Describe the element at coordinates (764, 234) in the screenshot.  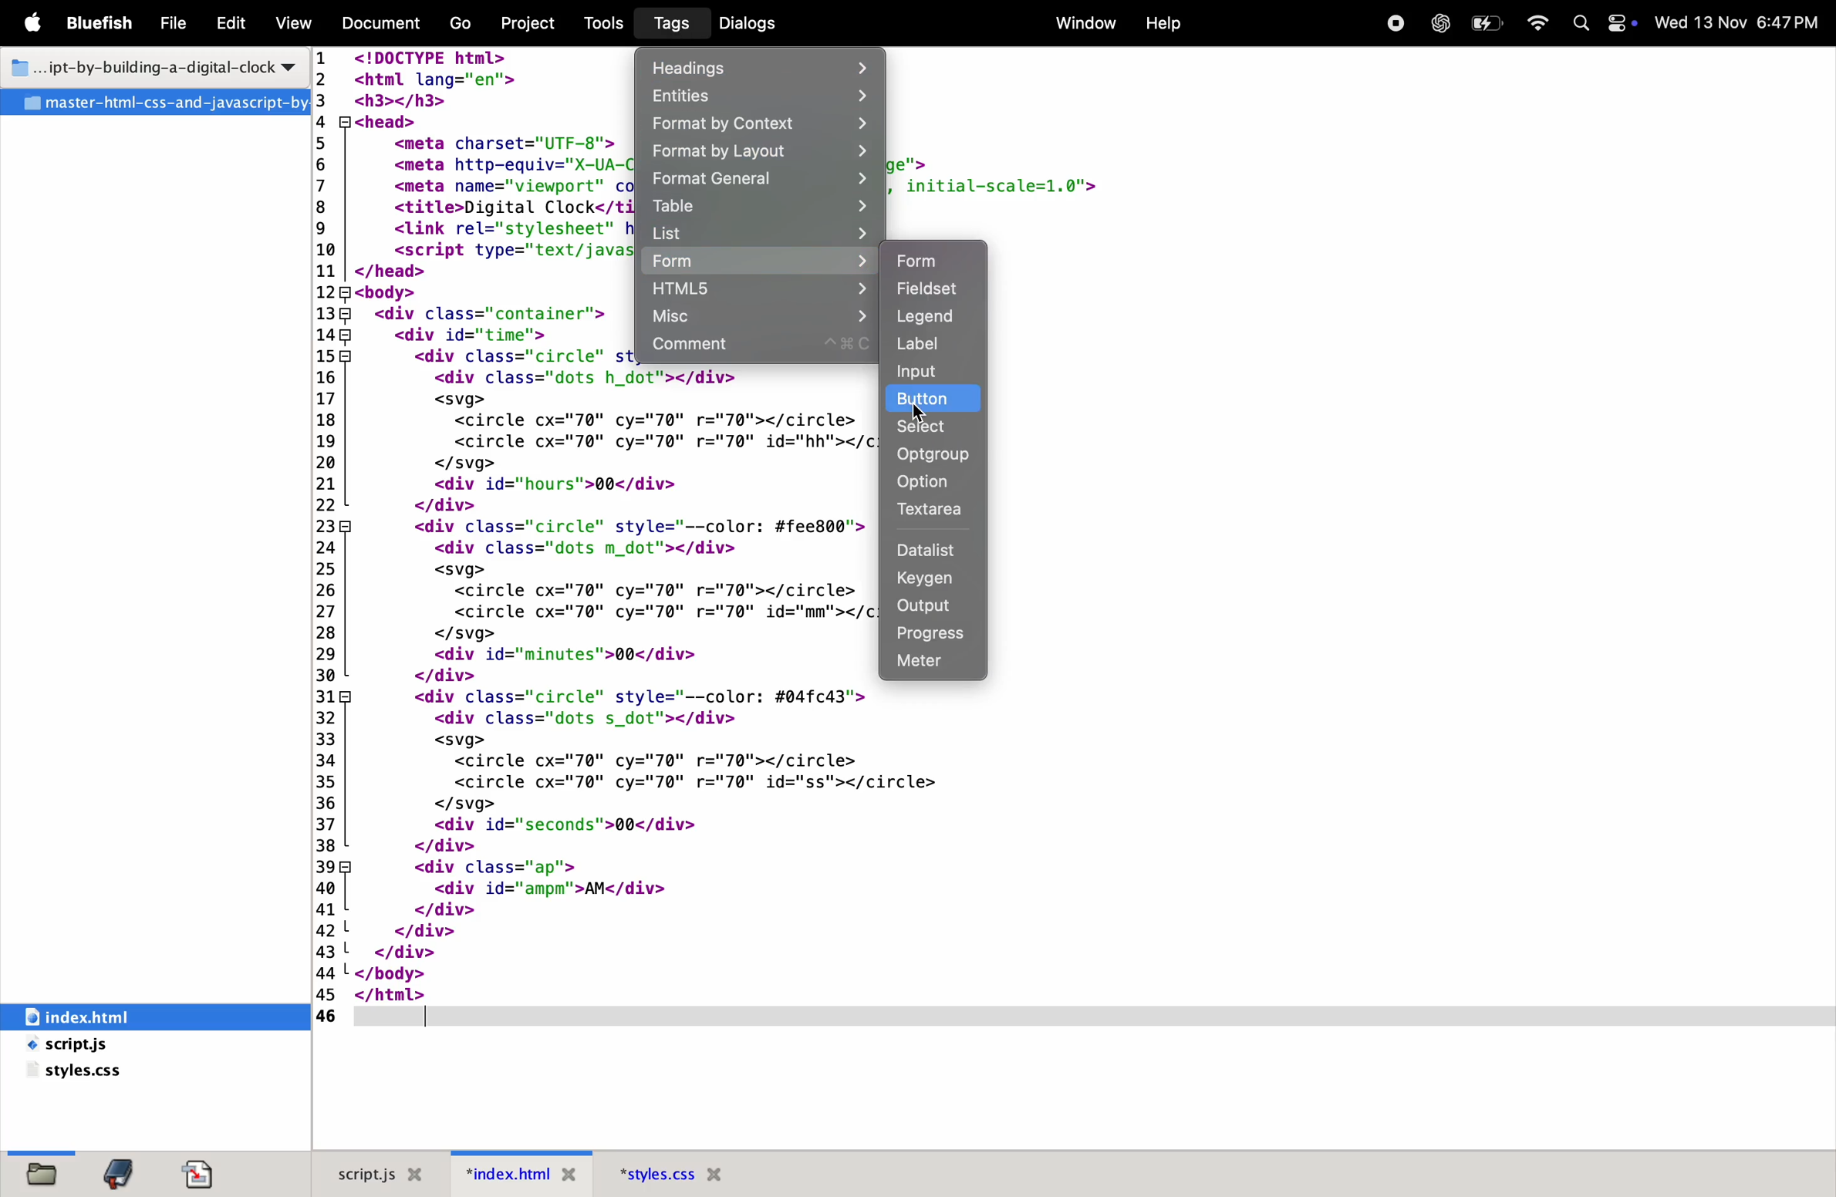
I see `list` at that location.